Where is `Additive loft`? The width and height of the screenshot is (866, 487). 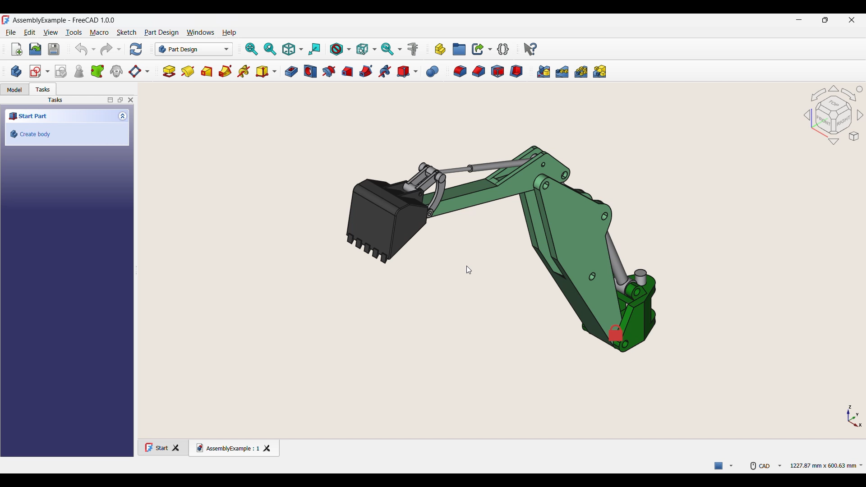
Additive loft is located at coordinates (207, 71).